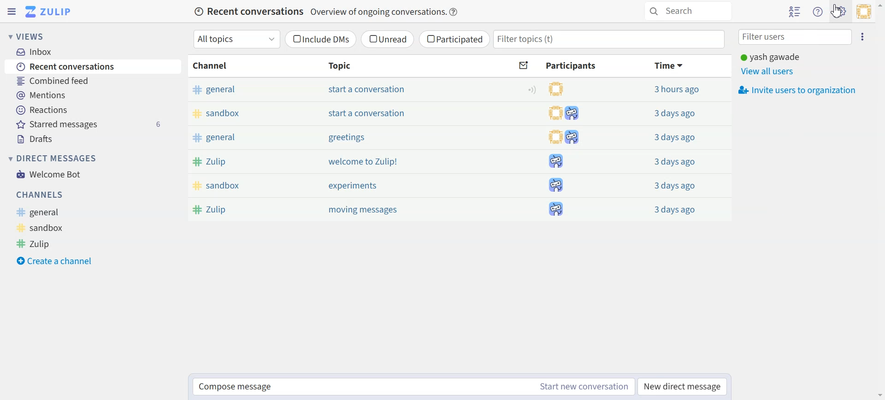 The width and height of the screenshot is (885, 400). I want to click on 3 hours ago, so click(678, 89).